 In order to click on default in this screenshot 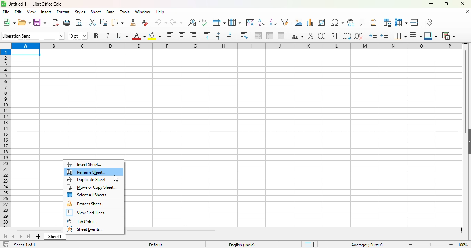, I will do `click(156, 245)`.